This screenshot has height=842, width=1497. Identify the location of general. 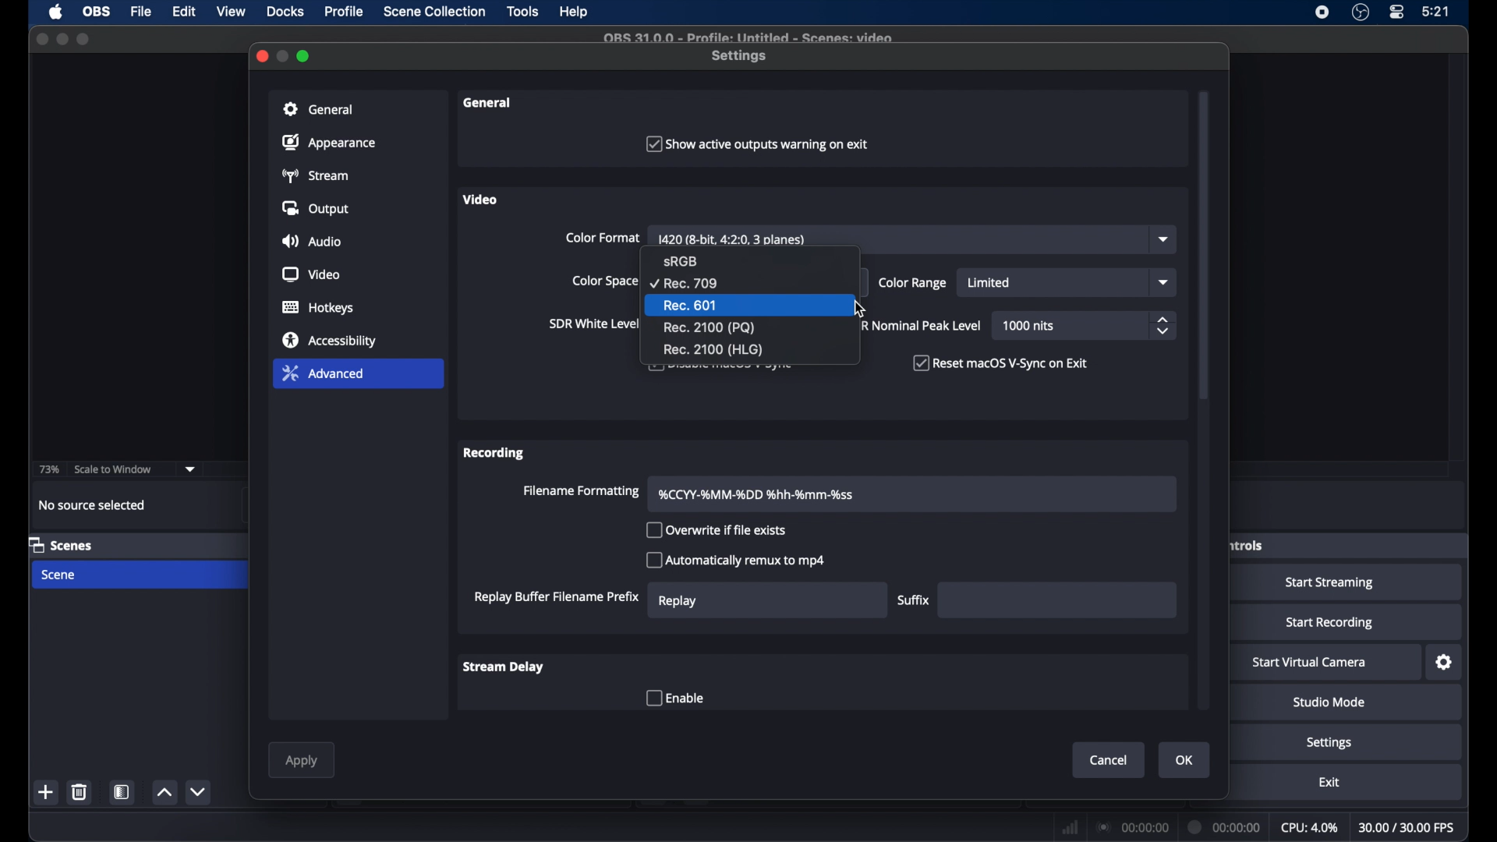
(490, 102).